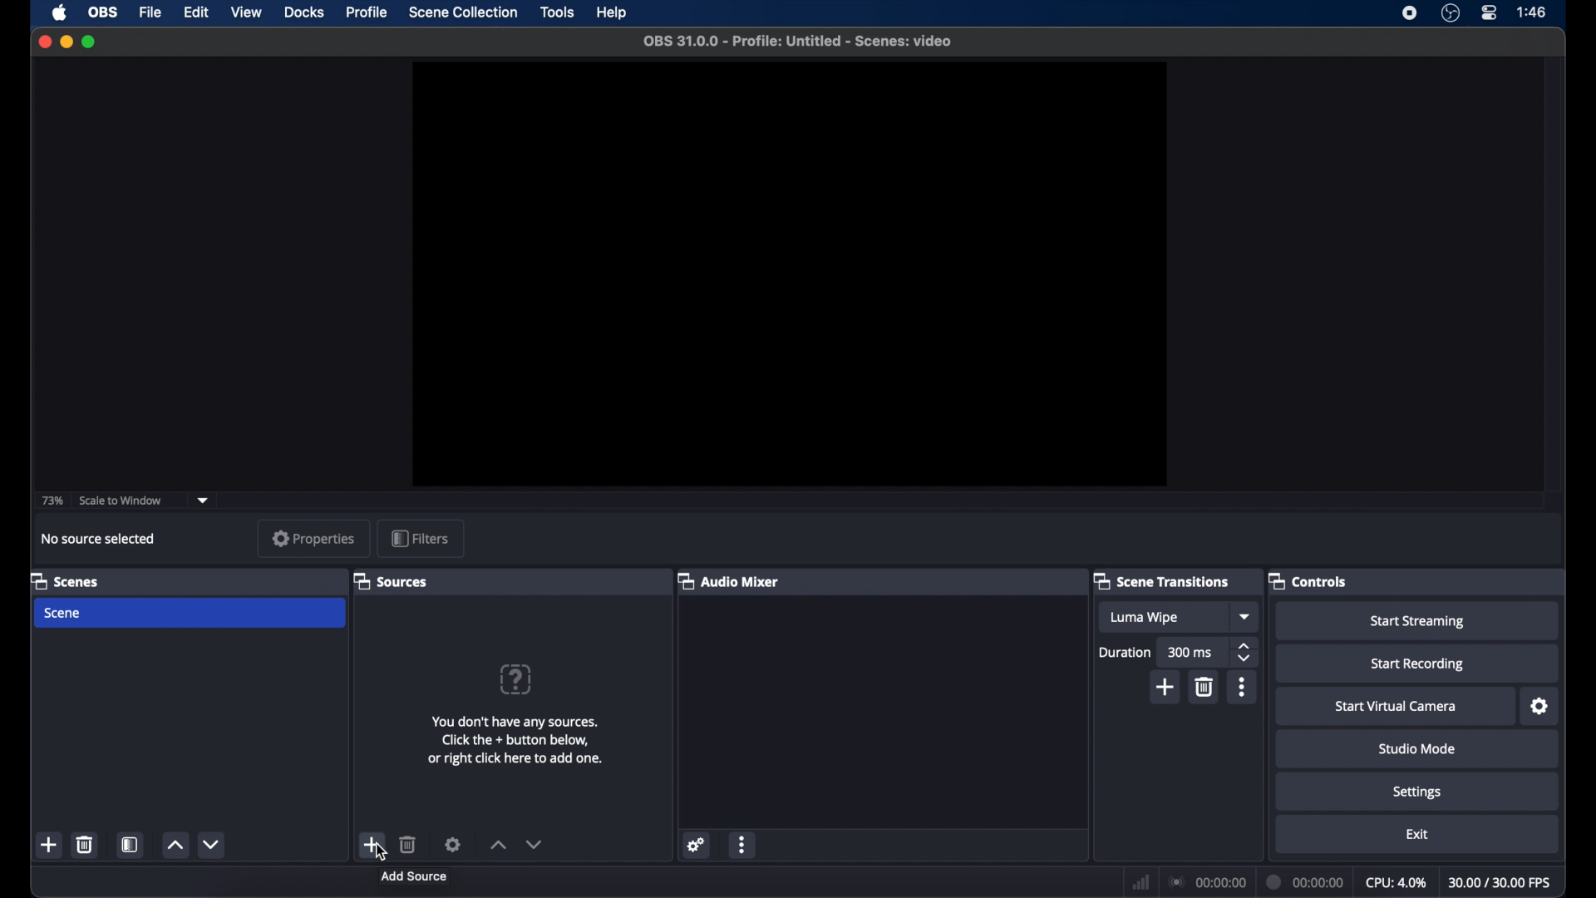 This screenshot has width=1596, height=898. What do you see at coordinates (62, 12) in the screenshot?
I see `apple icon` at bounding box center [62, 12].